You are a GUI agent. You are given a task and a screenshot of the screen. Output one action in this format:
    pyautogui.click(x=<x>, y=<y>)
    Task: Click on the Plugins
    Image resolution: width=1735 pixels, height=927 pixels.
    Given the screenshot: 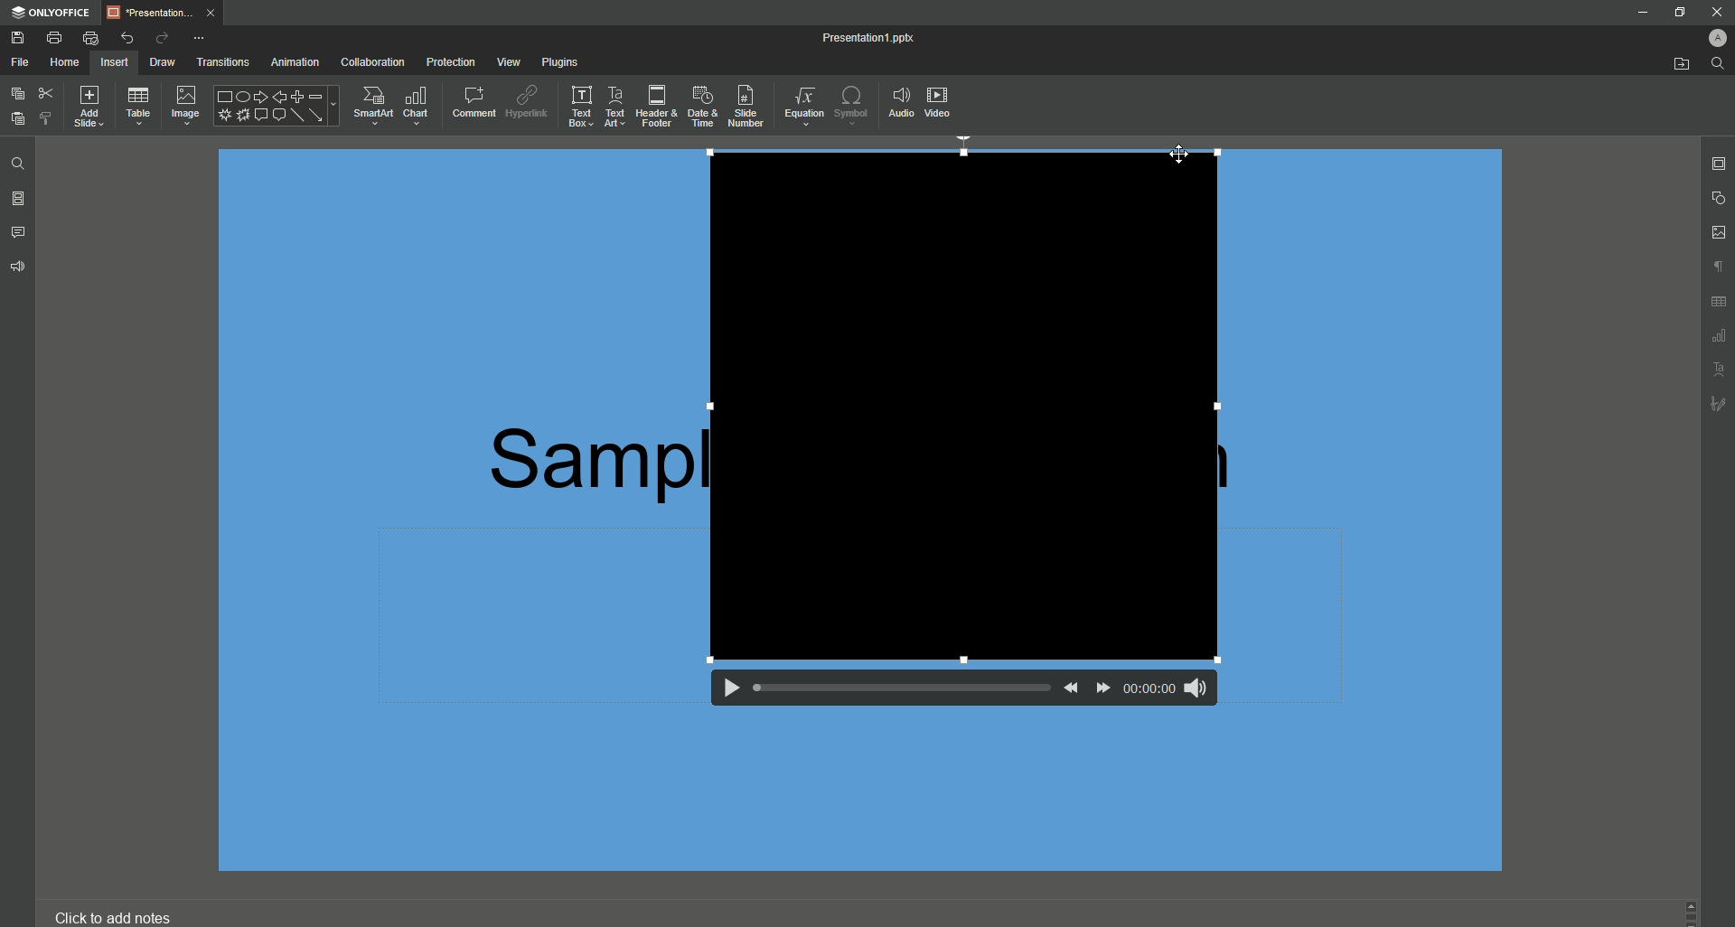 What is the action you would take?
    pyautogui.click(x=558, y=61)
    